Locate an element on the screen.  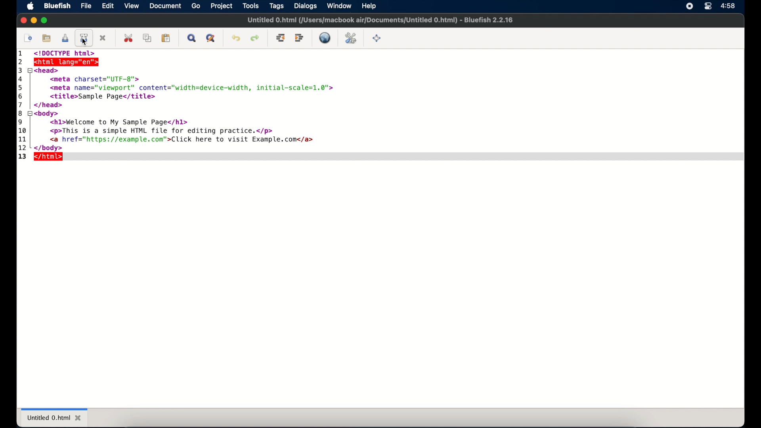
<p>This is a simple HTML file for editing practice.</p> is located at coordinates (160, 130).